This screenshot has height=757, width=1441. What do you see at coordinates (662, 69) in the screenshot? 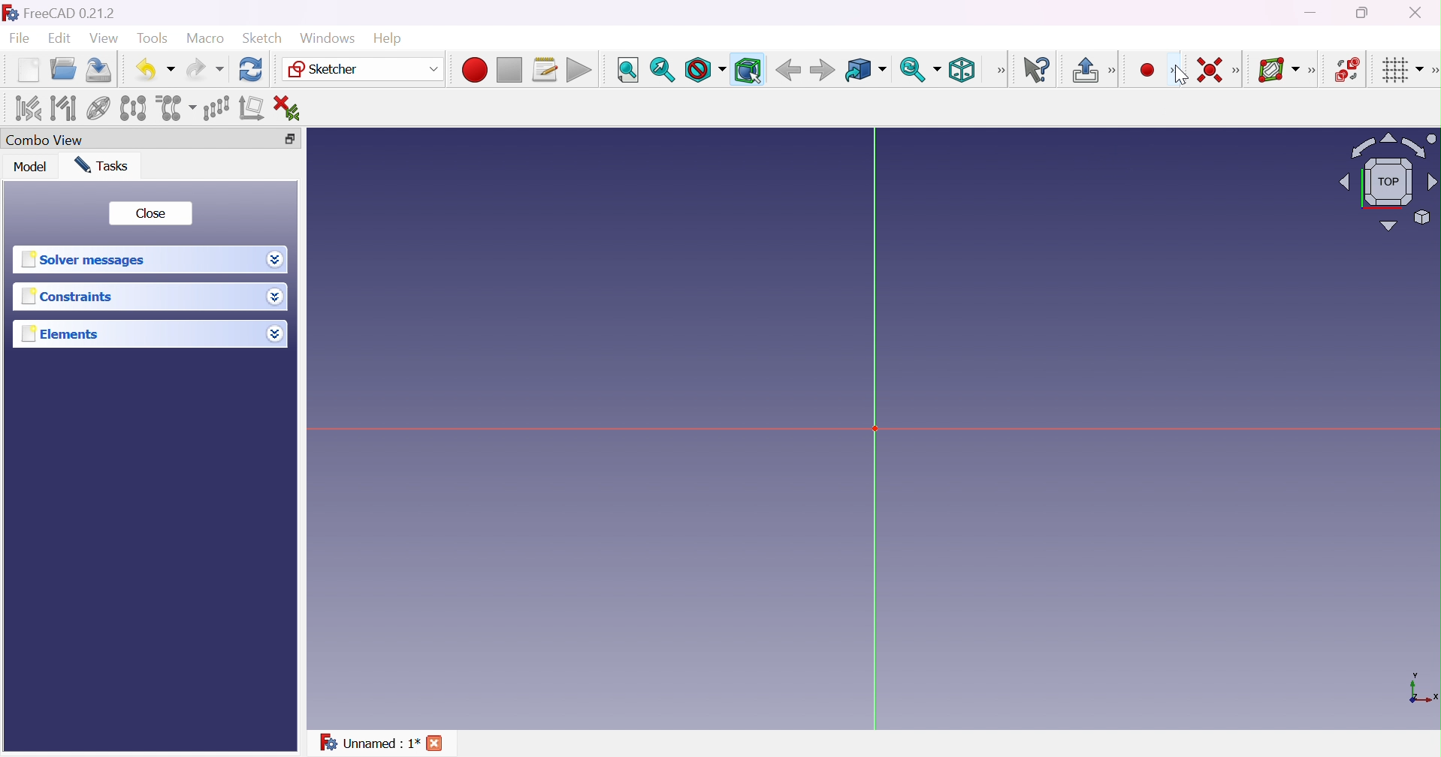
I see `Fit selection` at bounding box center [662, 69].